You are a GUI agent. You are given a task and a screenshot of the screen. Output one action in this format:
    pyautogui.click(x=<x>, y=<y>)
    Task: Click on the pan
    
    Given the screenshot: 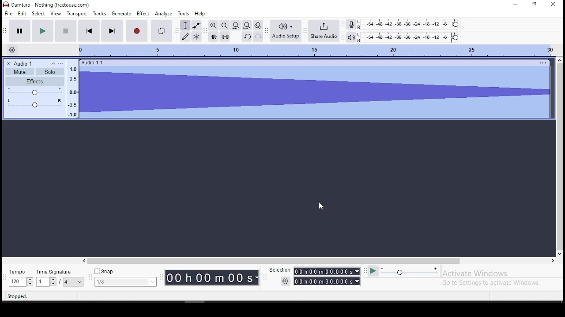 What is the action you would take?
    pyautogui.click(x=35, y=103)
    